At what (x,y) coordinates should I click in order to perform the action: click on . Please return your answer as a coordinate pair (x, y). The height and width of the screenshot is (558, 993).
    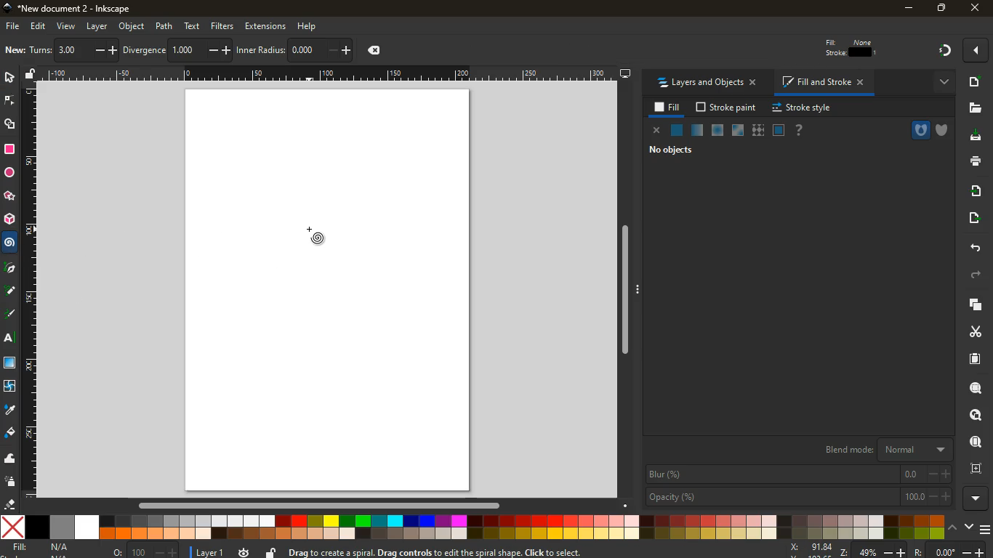
    Looking at the image, I should click on (329, 74).